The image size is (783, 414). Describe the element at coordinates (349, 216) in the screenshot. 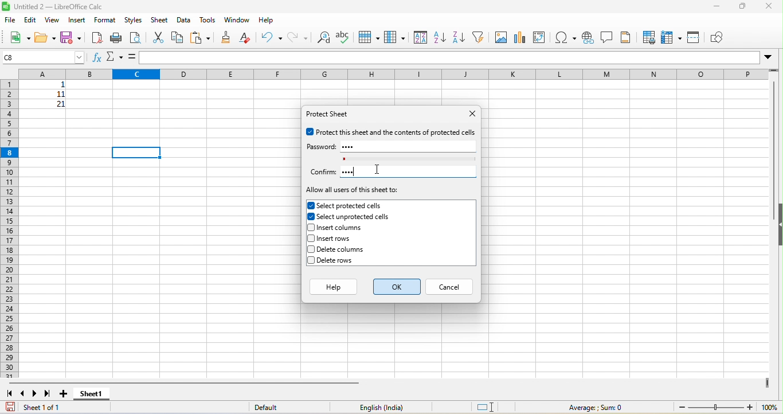

I see `selected unprotected cells` at that location.